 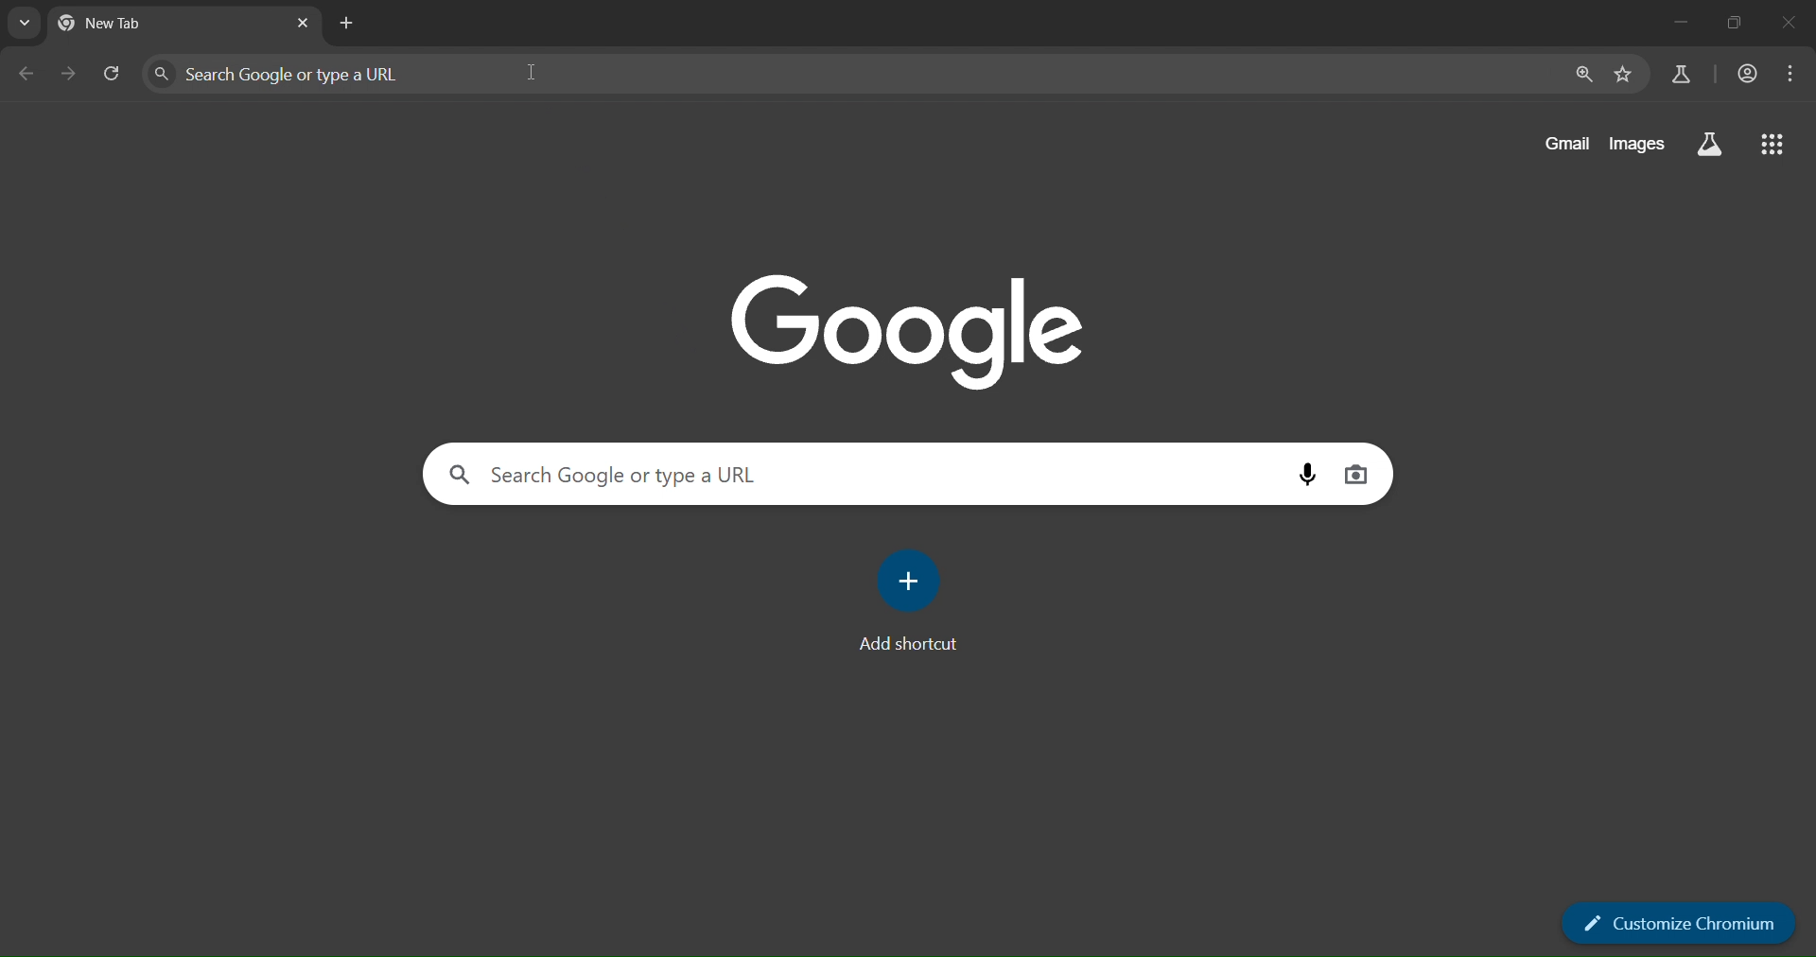 What do you see at coordinates (1793, 22) in the screenshot?
I see `close` at bounding box center [1793, 22].